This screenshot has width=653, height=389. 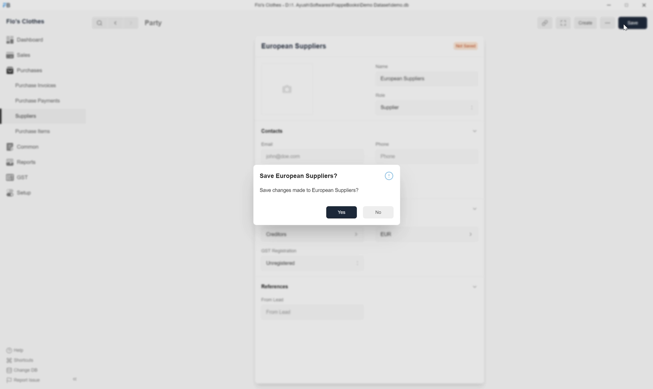 What do you see at coordinates (26, 40) in the screenshot?
I see `dashboard` at bounding box center [26, 40].